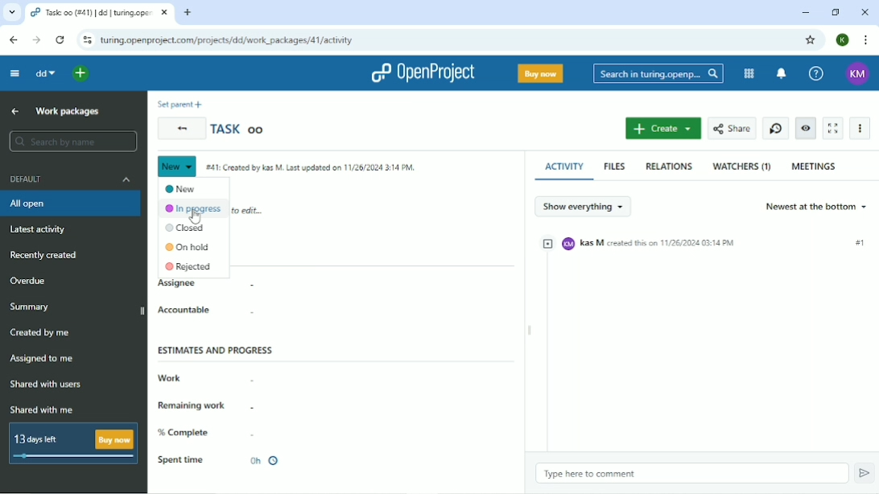 The width and height of the screenshot is (879, 494). Describe the element at coordinates (520, 249) in the screenshot. I see `Vertical scrollbar ` at that location.